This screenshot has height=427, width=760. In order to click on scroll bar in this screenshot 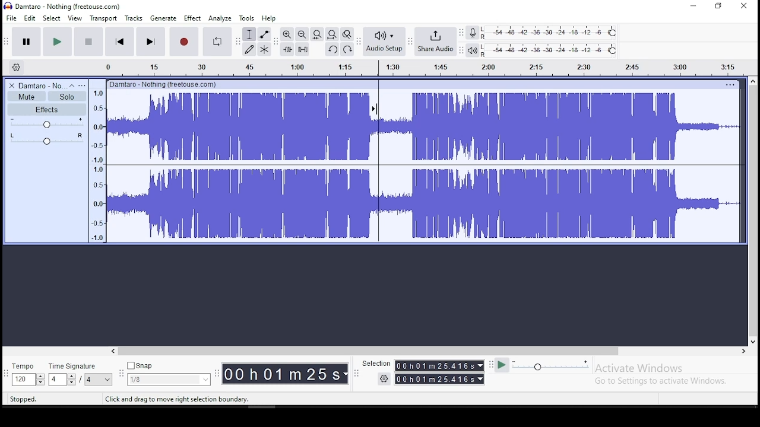, I will do `click(369, 350)`.